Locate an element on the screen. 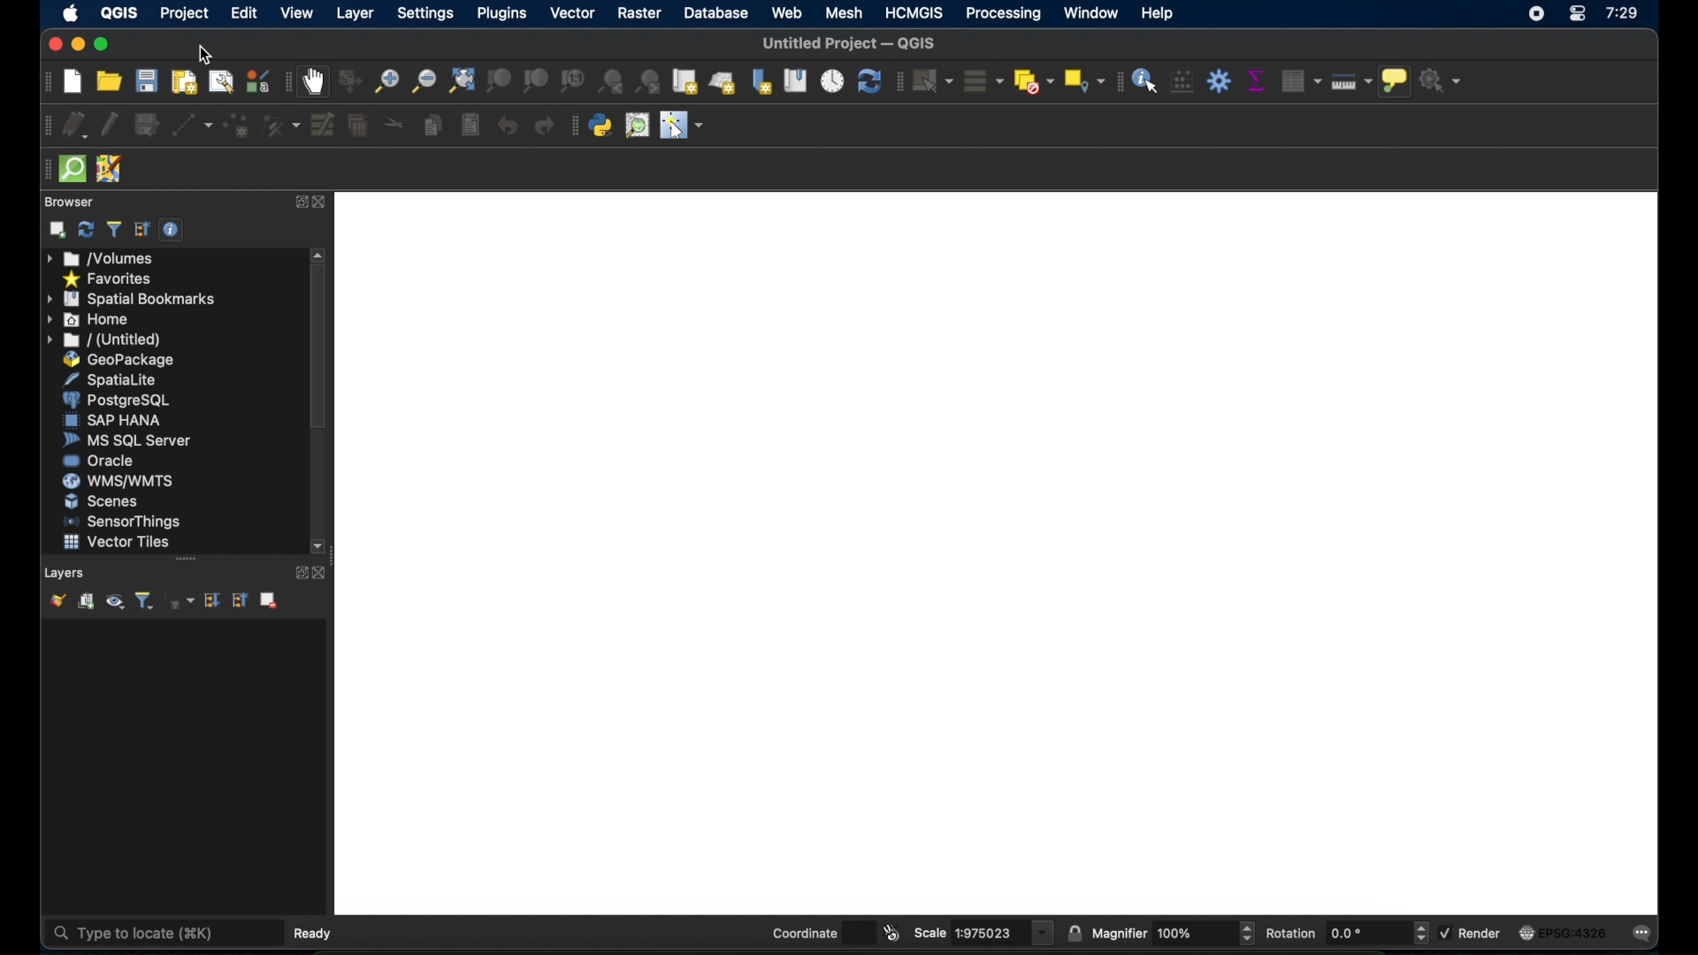  scenes is located at coordinates (109, 501).